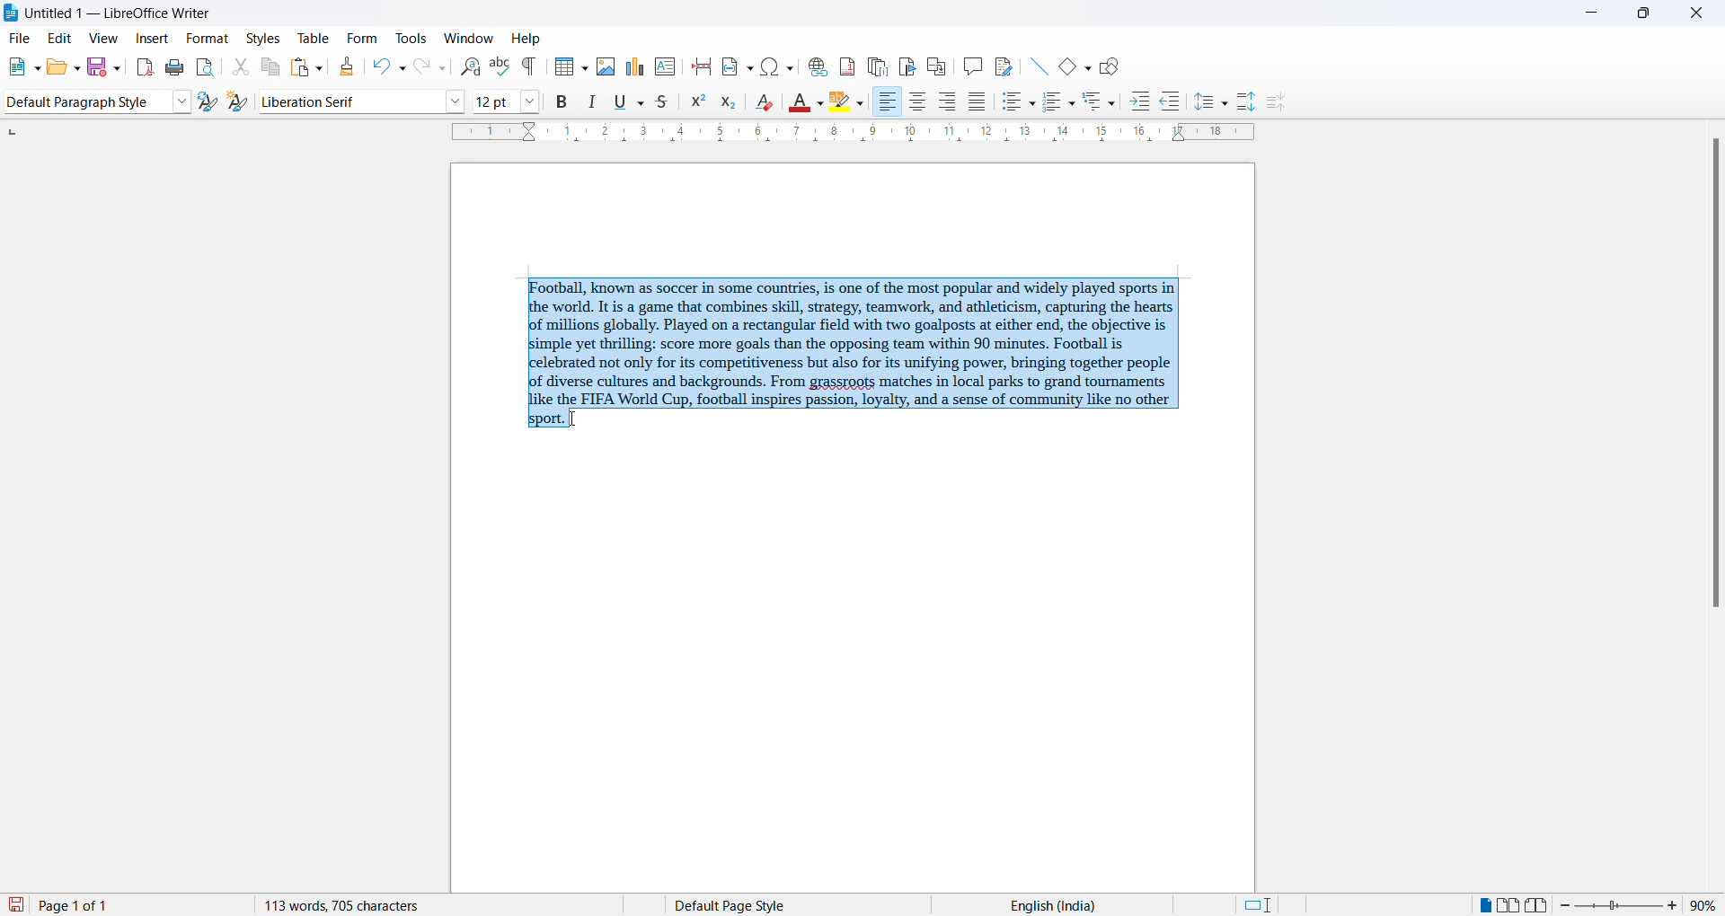 Image resolution: width=1725 pixels, height=916 pixels. What do you see at coordinates (563, 101) in the screenshot?
I see `bold` at bounding box center [563, 101].